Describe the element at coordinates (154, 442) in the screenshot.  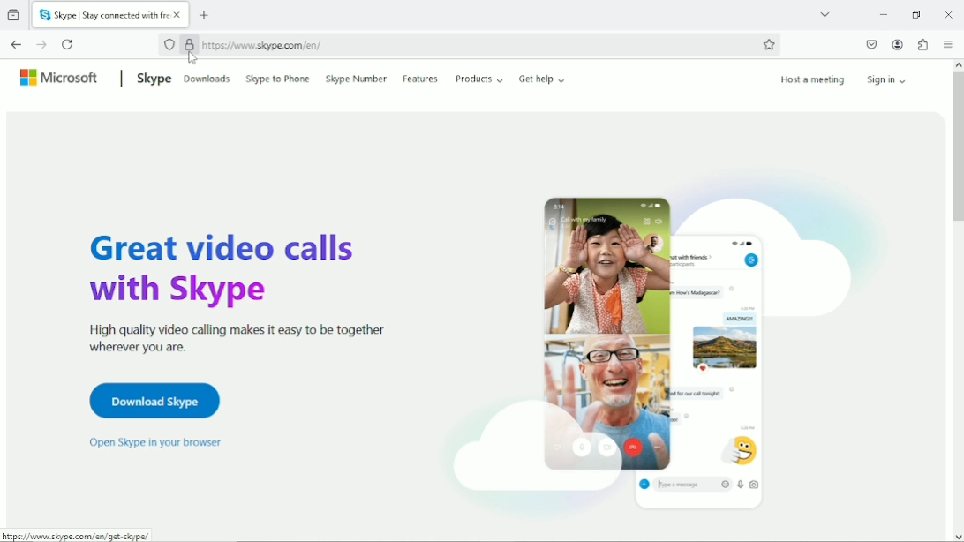
I see `open skype in your browser` at that location.